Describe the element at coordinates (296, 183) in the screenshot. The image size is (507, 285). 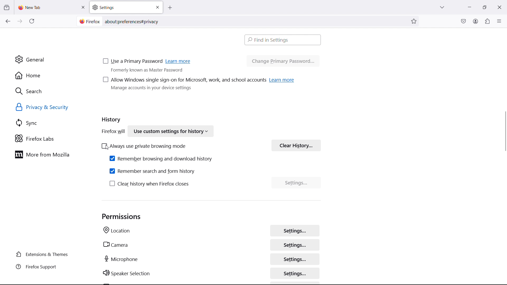
I see `settings to clear history` at that location.